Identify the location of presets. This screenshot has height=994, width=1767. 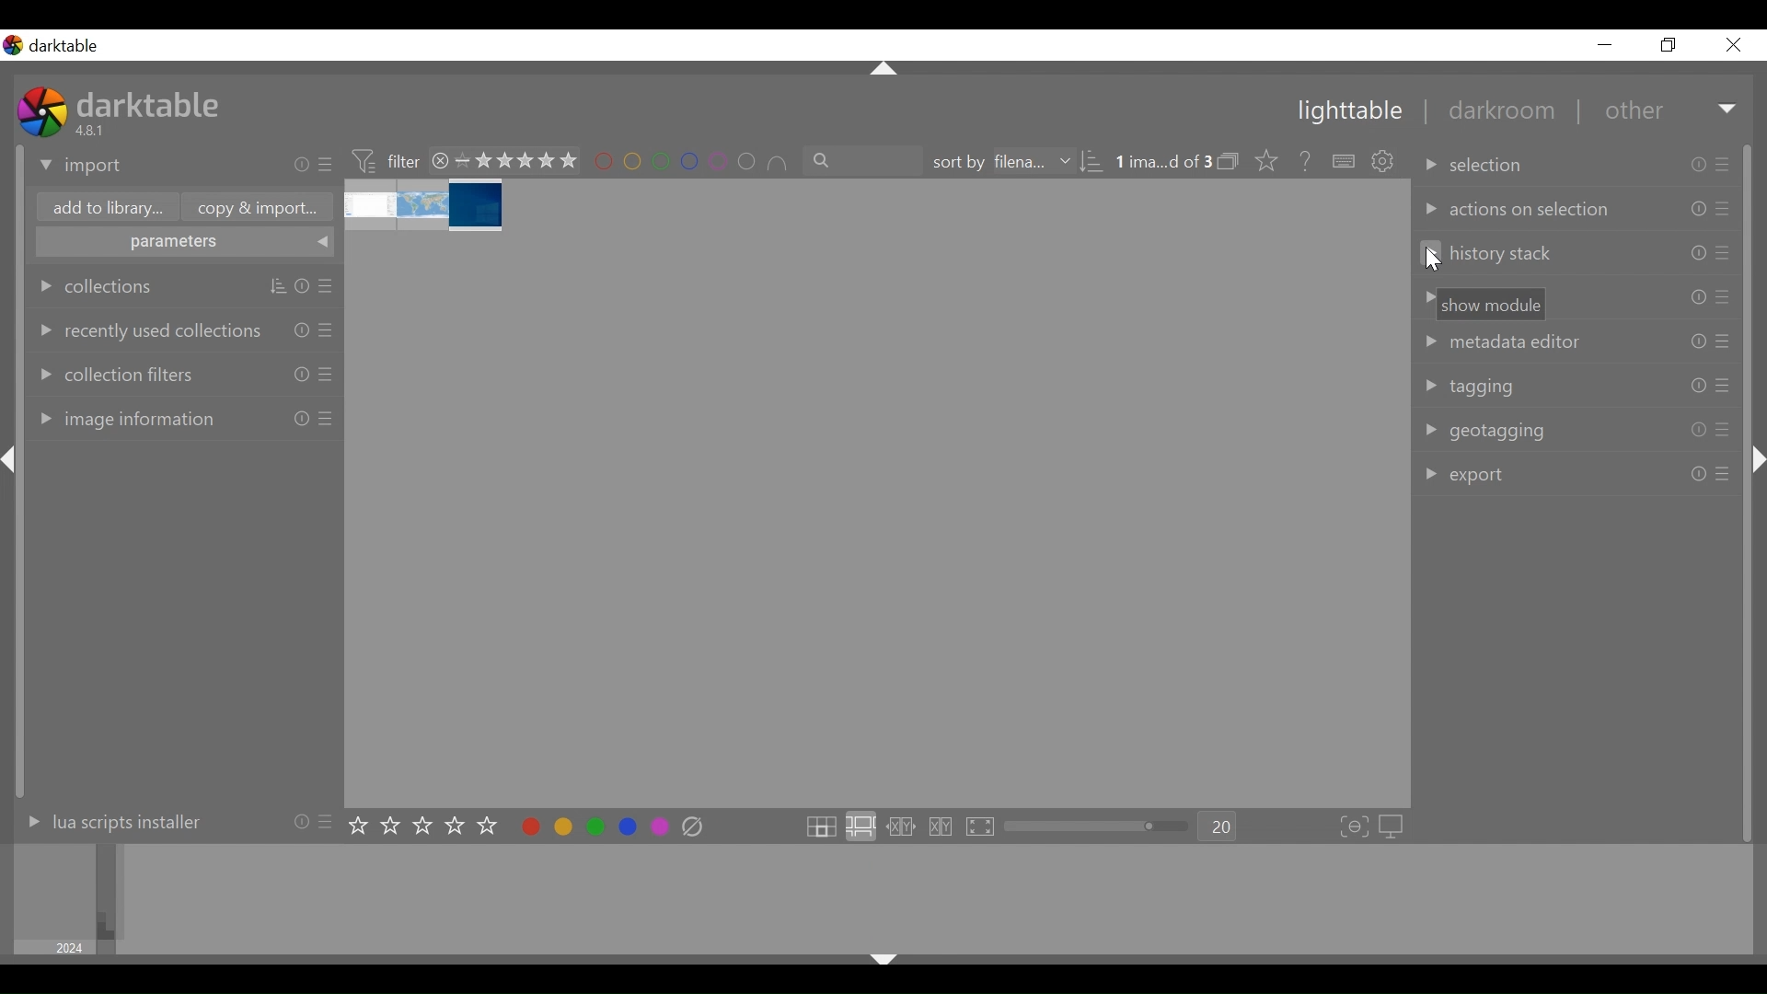
(326, 419).